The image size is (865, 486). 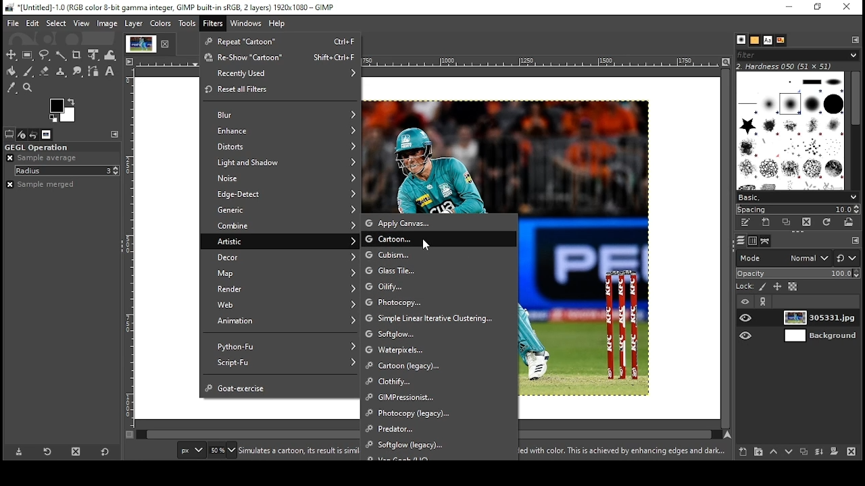 I want to click on hardness 050, so click(x=794, y=66).